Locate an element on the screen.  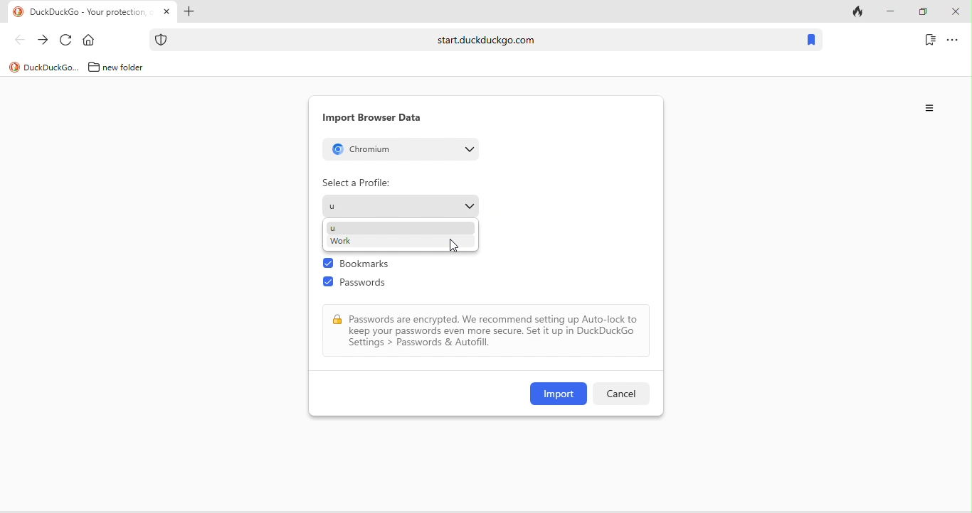
bookmarks is located at coordinates (930, 39).